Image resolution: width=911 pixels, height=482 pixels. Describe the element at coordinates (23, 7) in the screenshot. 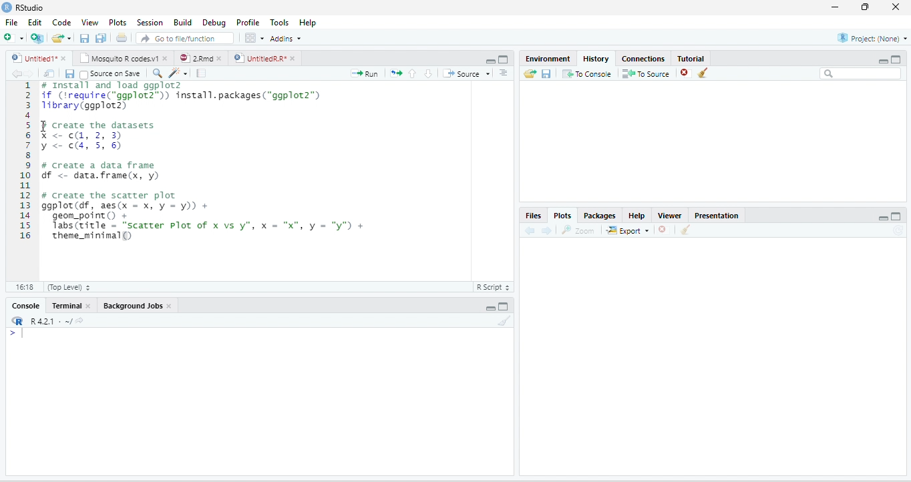

I see `RStudio` at that location.